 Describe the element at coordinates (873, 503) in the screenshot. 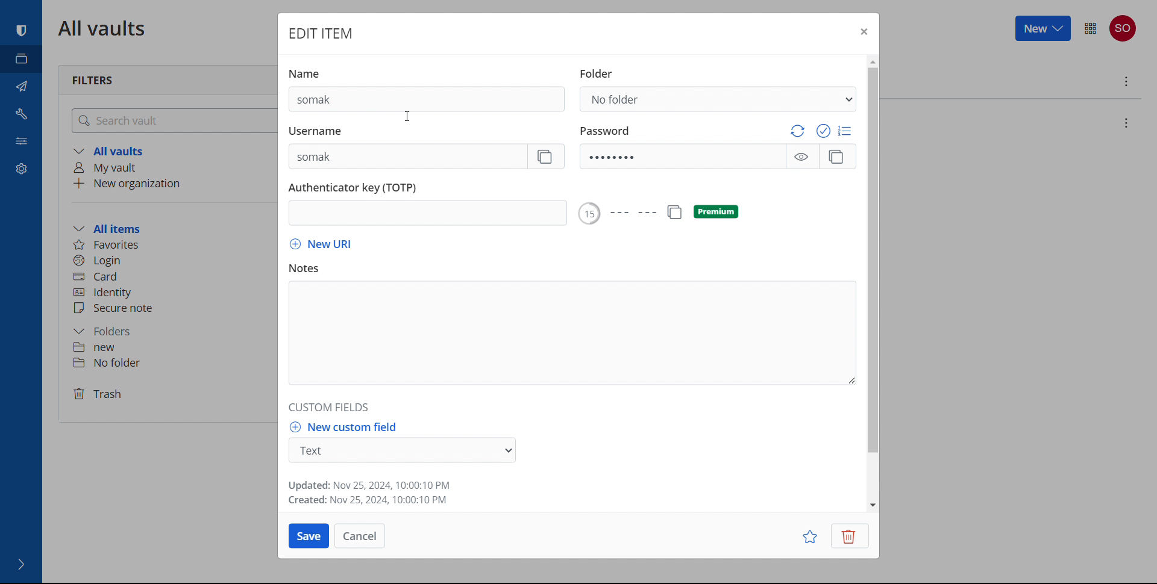

I see `scroll down` at that location.